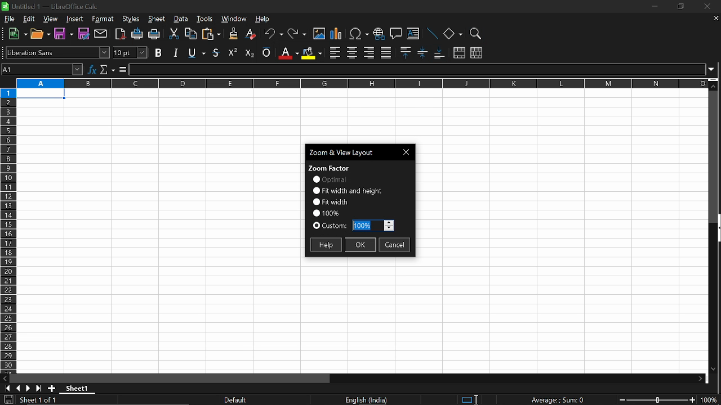 This screenshot has width=721, height=405. What do you see at coordinates (274, 35) in the screenshot?
I see `undo` at bounding box center [274, 35].